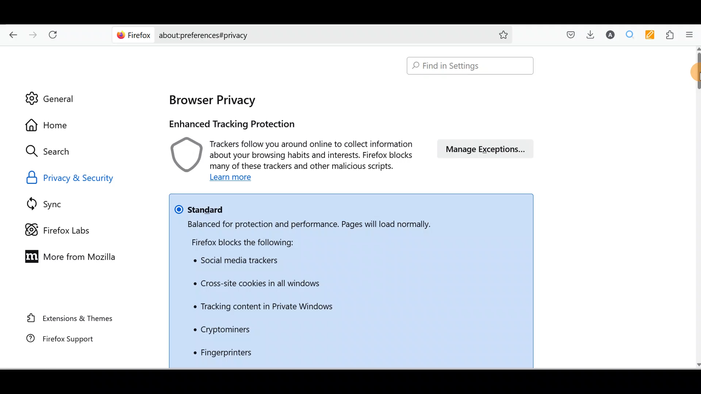  What do you see at coordinates (471, 66) in the screenshot?
I see `find in settings` at bounding box center [471, 66].